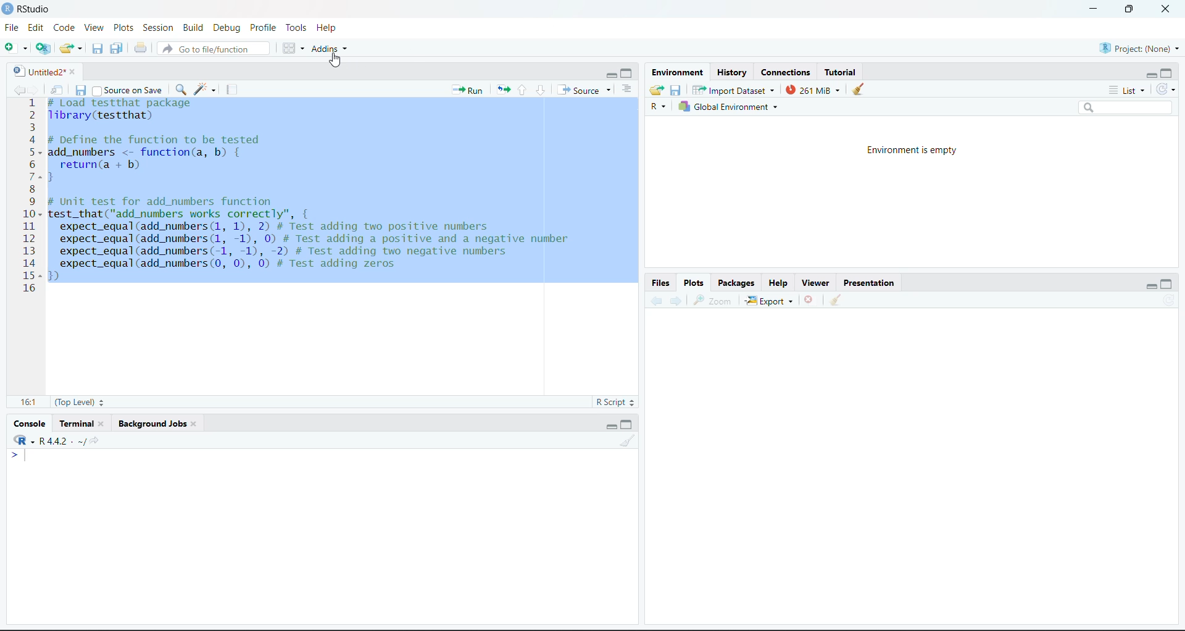  Describe the element at coordinates (127, 91) in the screenshot. I see `Source on save` at that location.